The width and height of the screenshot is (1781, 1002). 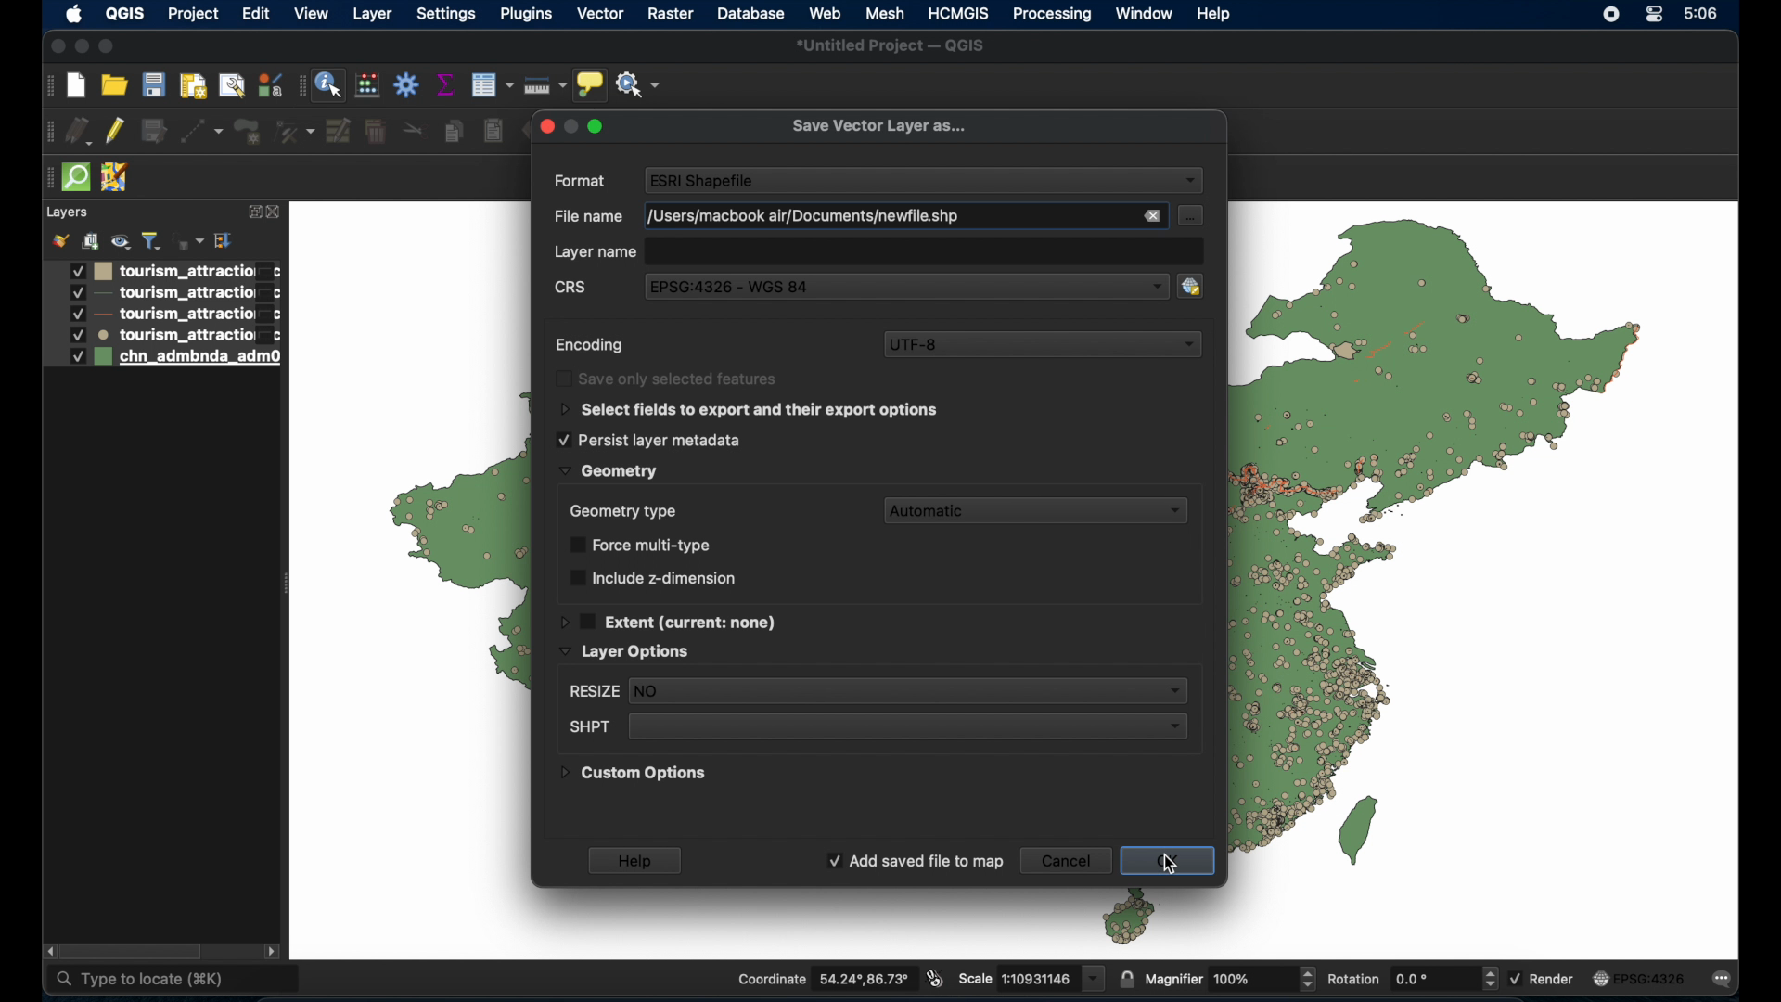 I want to click on processing, so click(x=1051, y=15).